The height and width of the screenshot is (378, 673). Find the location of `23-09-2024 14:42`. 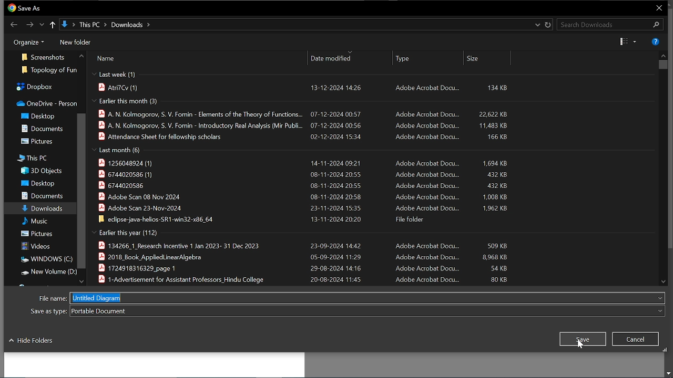

23-09-2024 14:42 is located at coordinates (332, 246).